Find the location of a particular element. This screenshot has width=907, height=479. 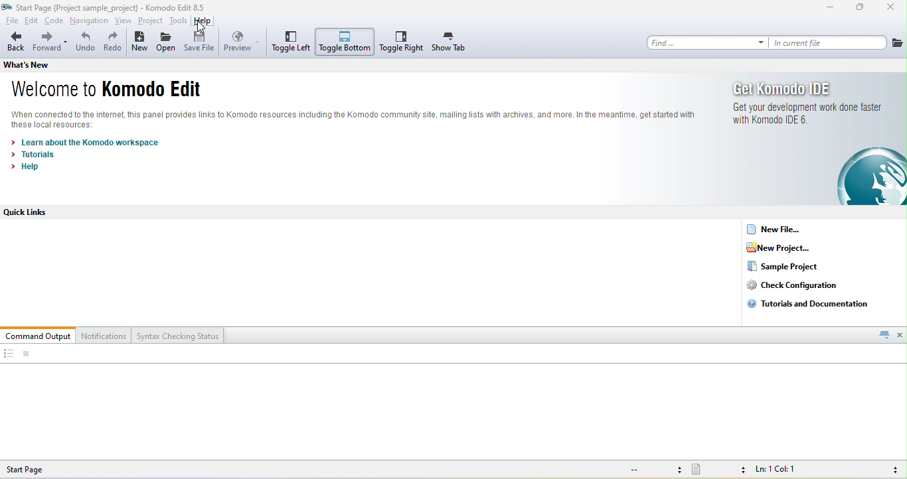

tab is located at coordinates (884, 334).